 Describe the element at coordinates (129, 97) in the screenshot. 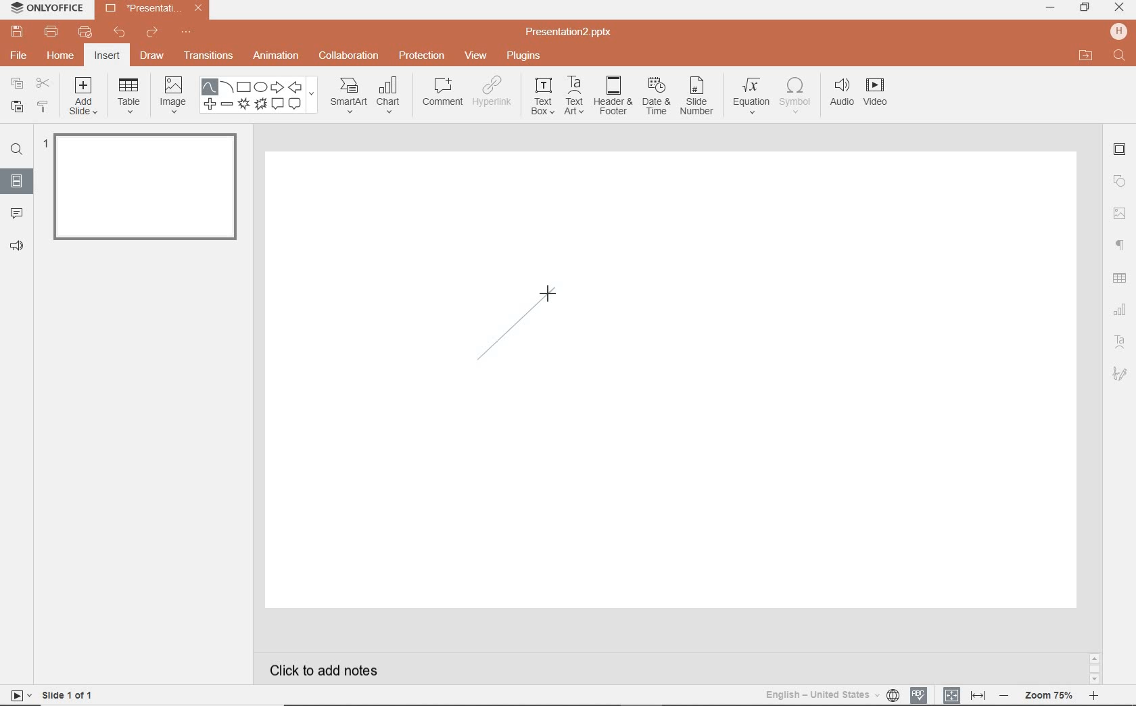

I see `TABLE` at that location.